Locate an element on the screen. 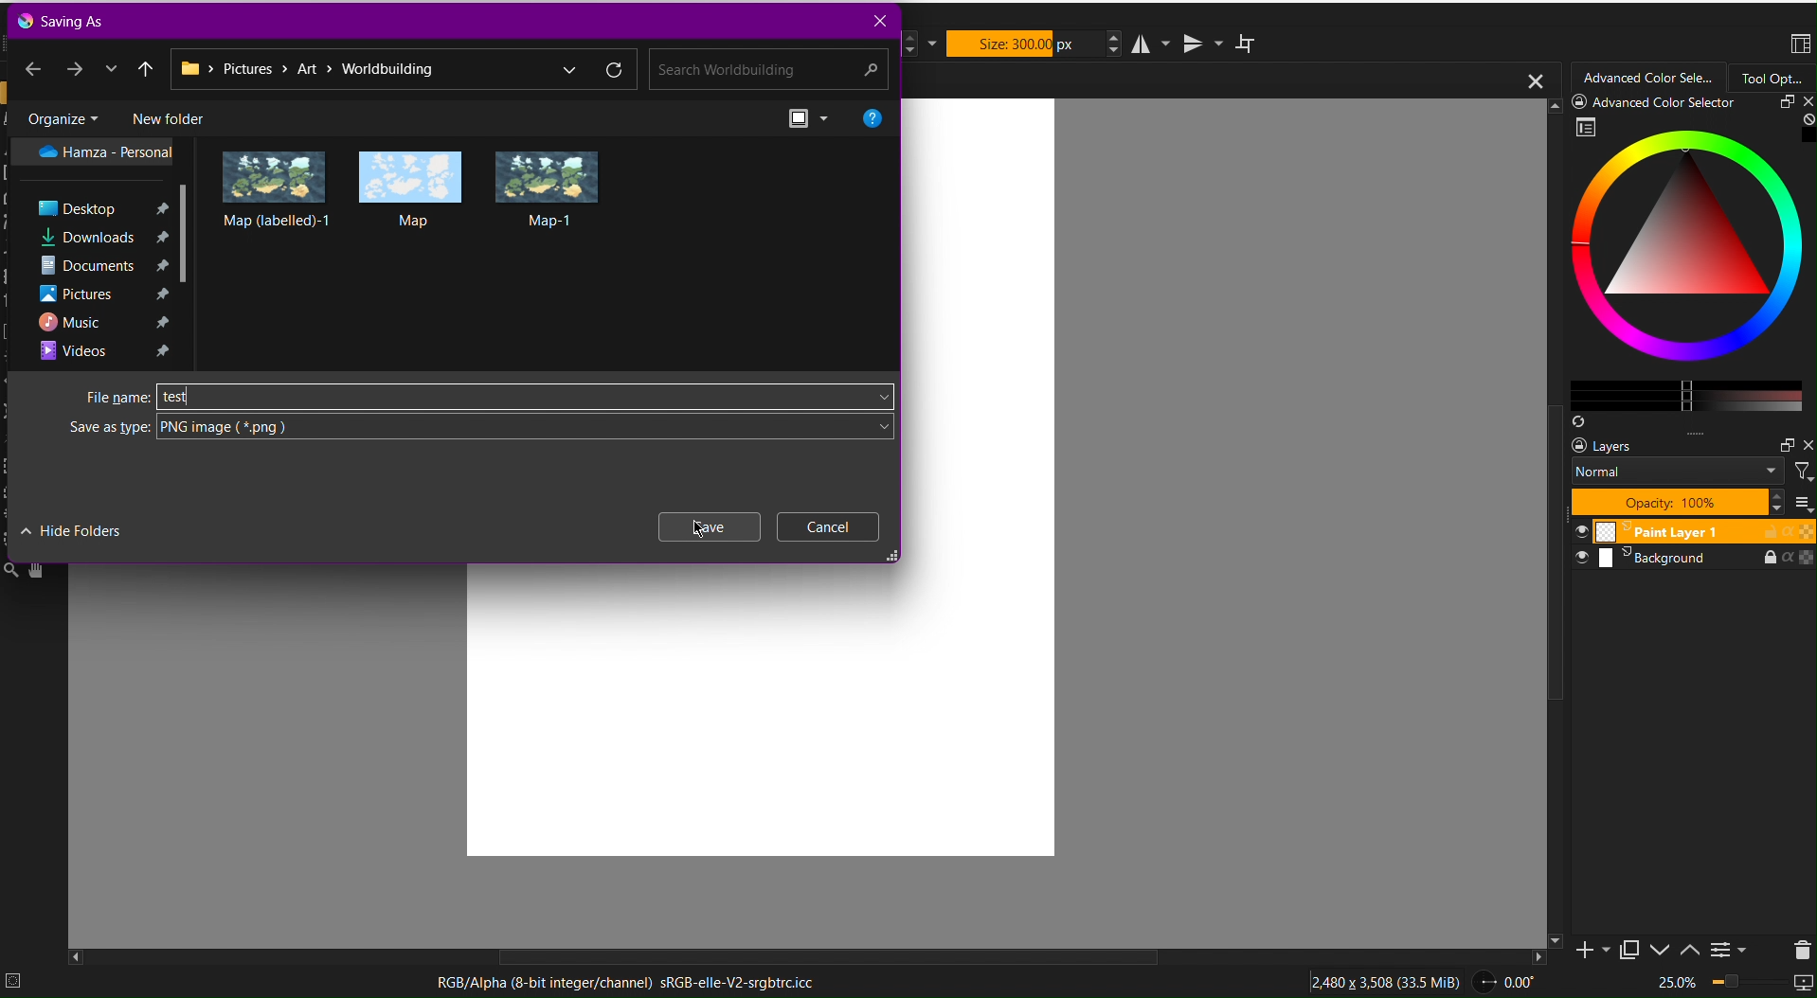 The height and width of the screenshot is (998, 1817). Save as type is located at coordinates (480, 427).